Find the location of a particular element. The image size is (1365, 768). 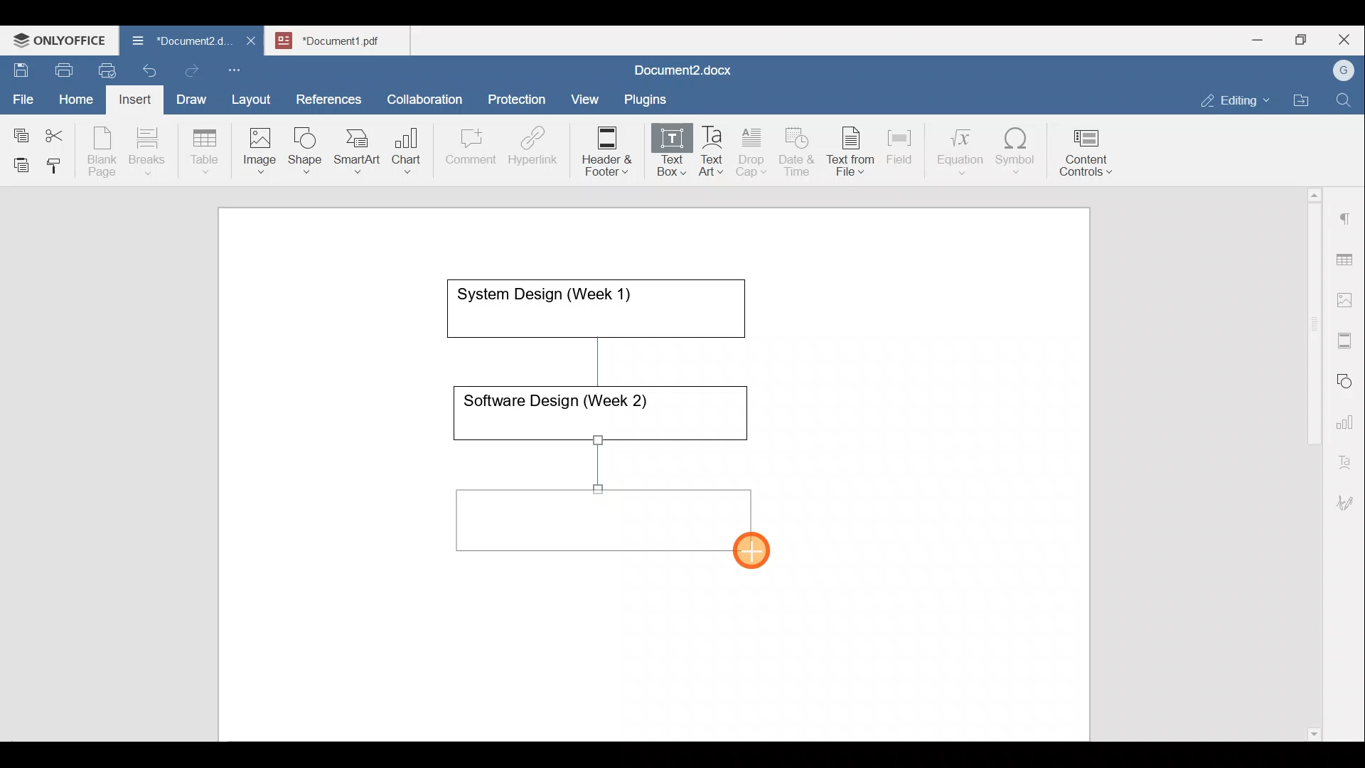

Maximize is located at coordinates (1305, 40).